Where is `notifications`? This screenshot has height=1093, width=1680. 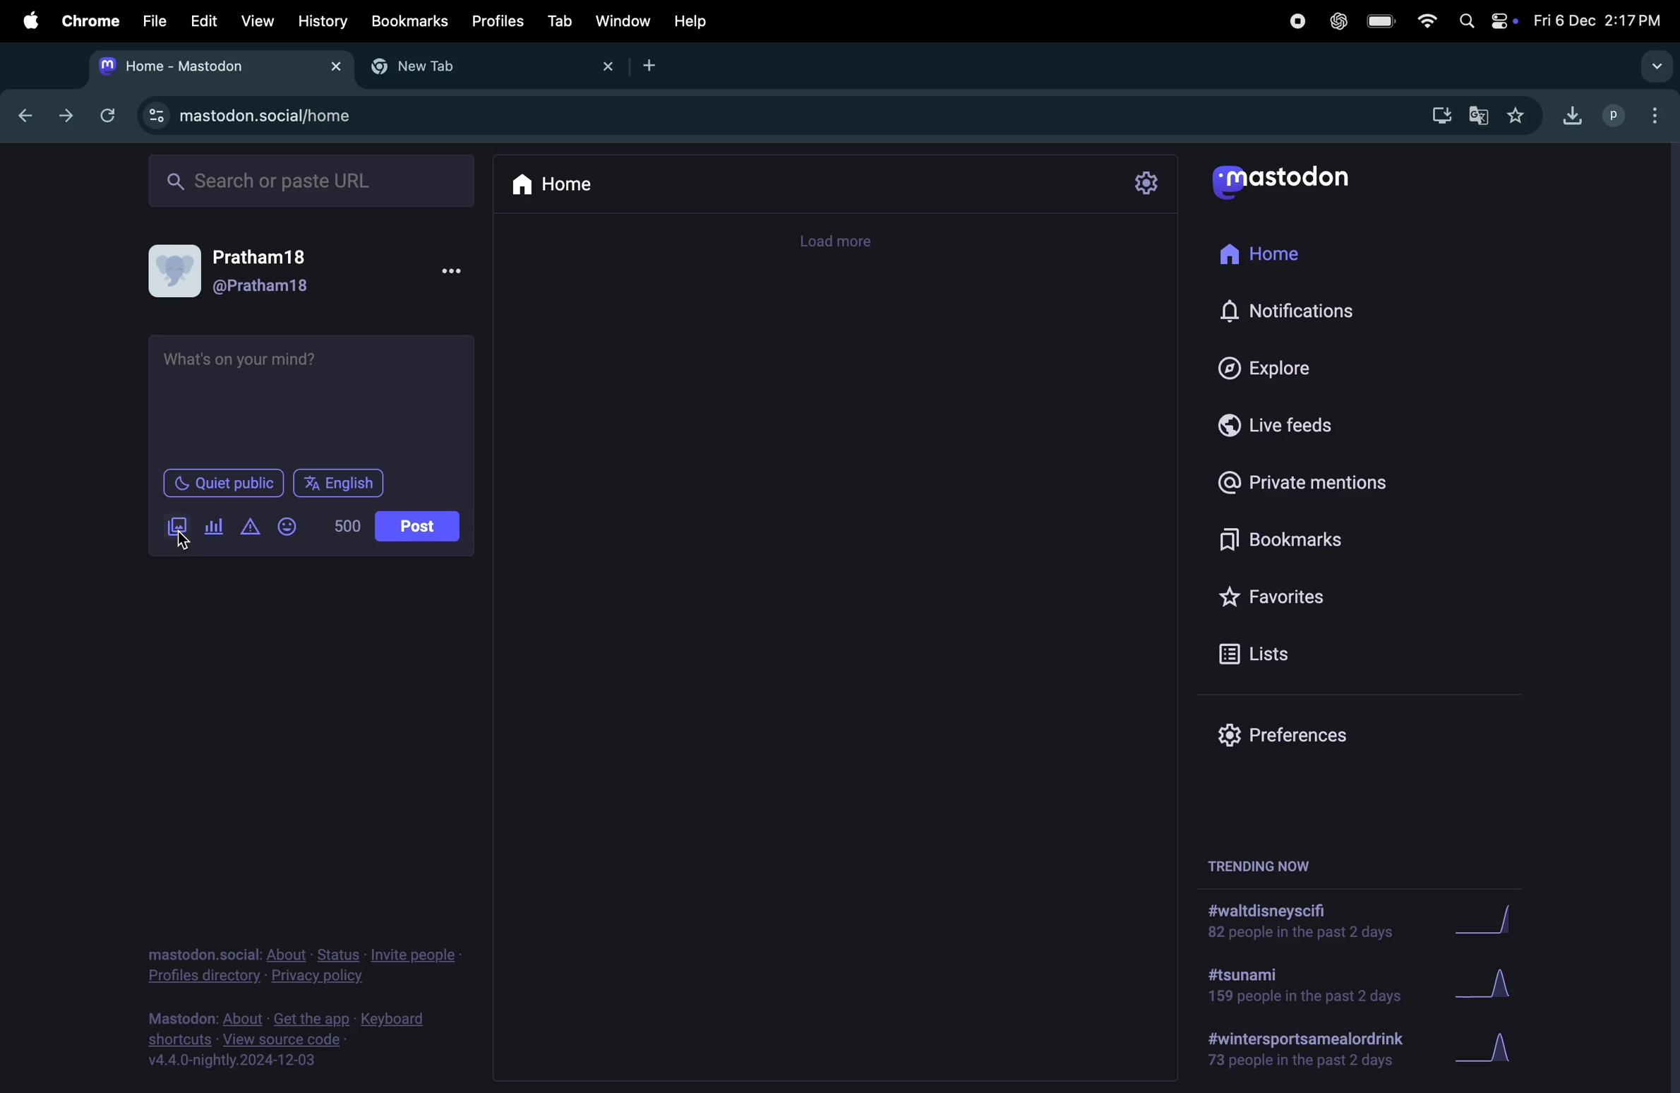 notifications is located at coordinates (1293, 311).